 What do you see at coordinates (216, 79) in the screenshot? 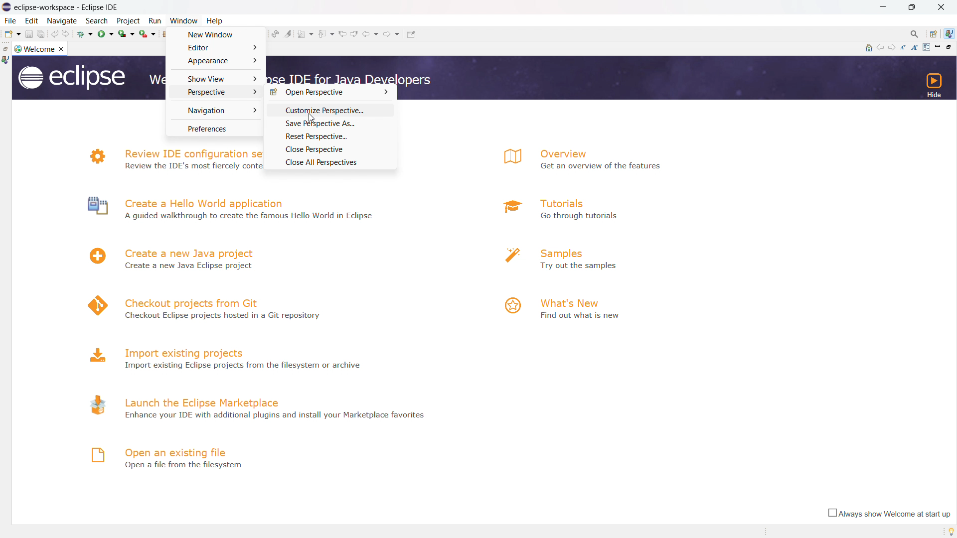
I see `show view` at bounding box center [216, 79].